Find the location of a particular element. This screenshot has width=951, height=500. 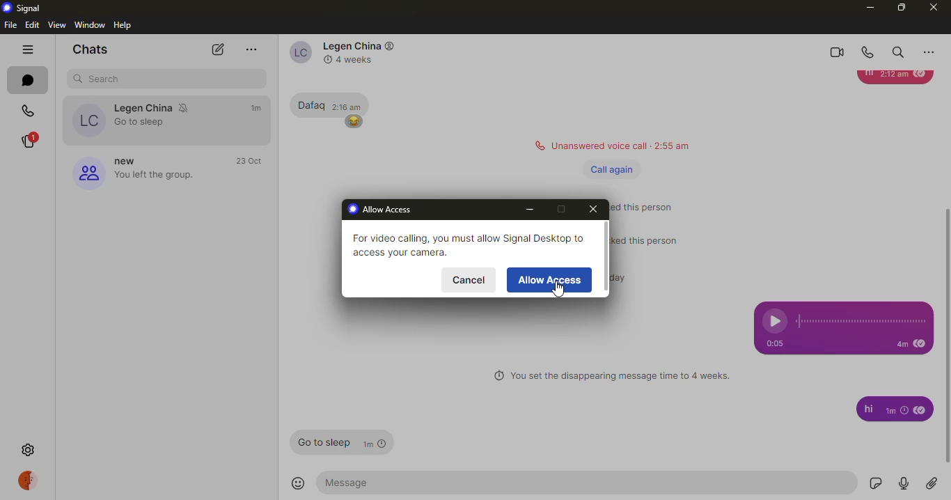

Legen China is located at coordinates (352, 46).